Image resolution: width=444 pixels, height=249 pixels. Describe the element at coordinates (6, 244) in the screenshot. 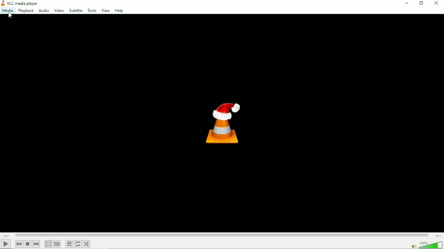

I see `Play` at that location.